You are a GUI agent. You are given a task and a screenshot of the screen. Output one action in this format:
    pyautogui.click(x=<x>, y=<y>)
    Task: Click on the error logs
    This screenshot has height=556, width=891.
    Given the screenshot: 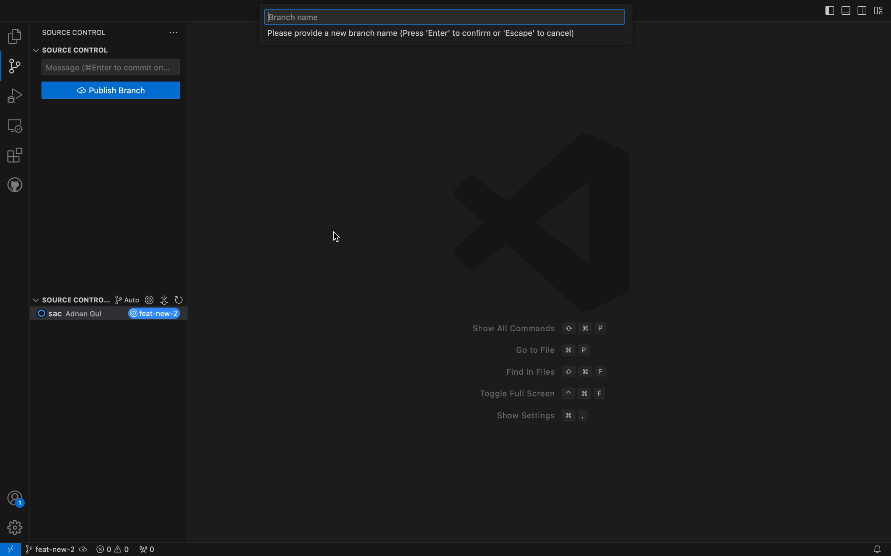 What is the action you would take?
    pyautogui.click(x=137, y=548)
    